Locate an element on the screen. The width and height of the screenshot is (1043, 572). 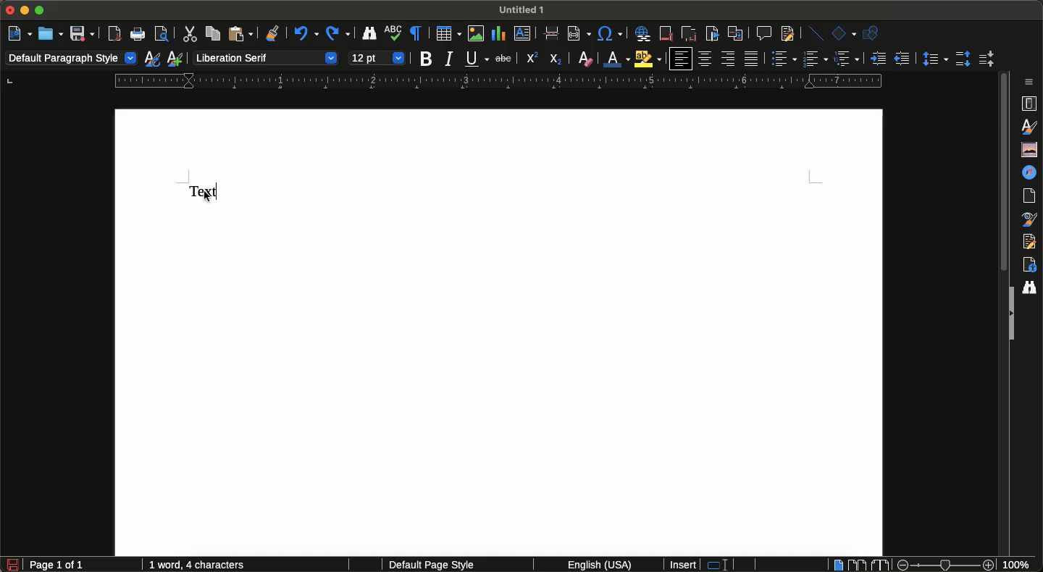
Insert line is located at coordinates (816, 33).